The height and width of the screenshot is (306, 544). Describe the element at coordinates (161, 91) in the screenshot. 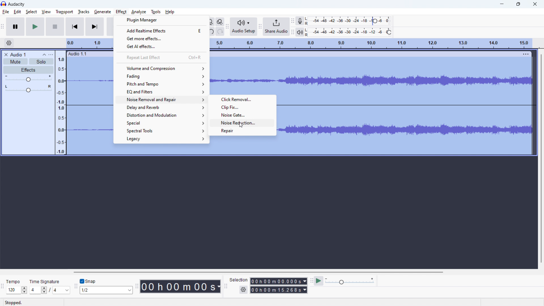

I see `EQ and filters` at that location.